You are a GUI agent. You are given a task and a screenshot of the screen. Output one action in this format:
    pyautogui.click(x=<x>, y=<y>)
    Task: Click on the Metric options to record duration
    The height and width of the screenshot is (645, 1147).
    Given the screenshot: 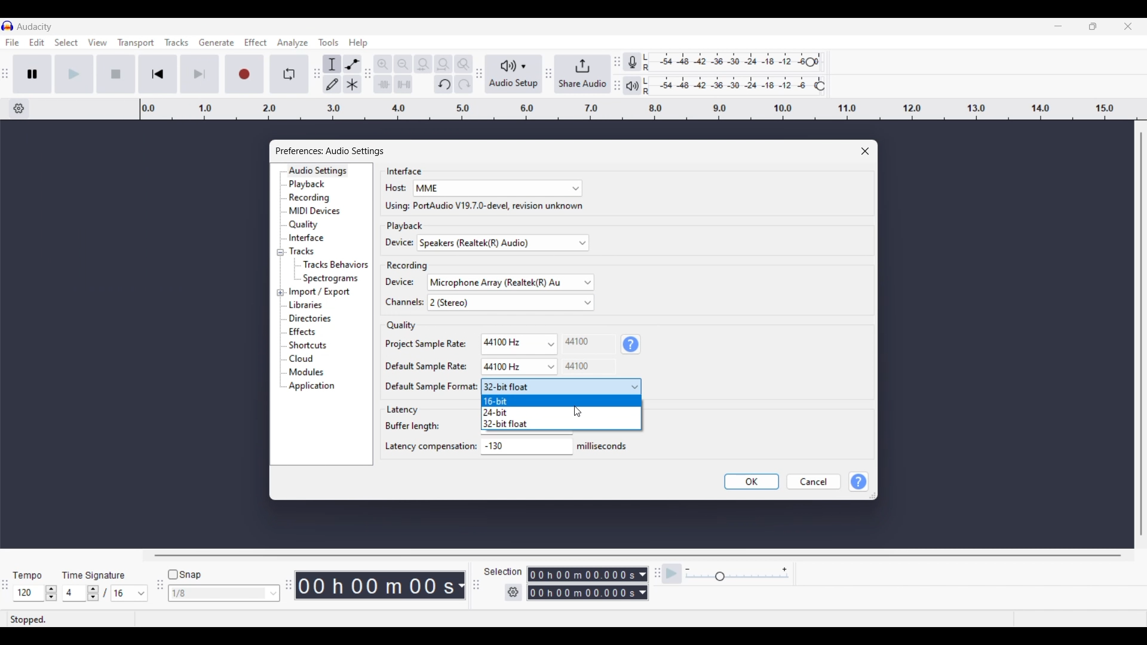 What is the action you would take?
    pyautogui.click(x=642, y=584)
    